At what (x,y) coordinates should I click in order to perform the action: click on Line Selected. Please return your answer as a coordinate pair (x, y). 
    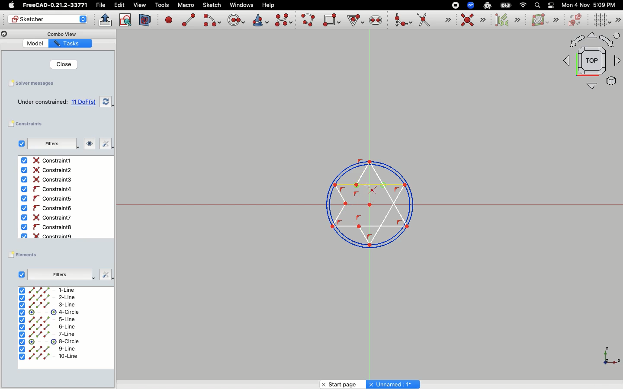
    Looking at the image, I should click on (369, 201).